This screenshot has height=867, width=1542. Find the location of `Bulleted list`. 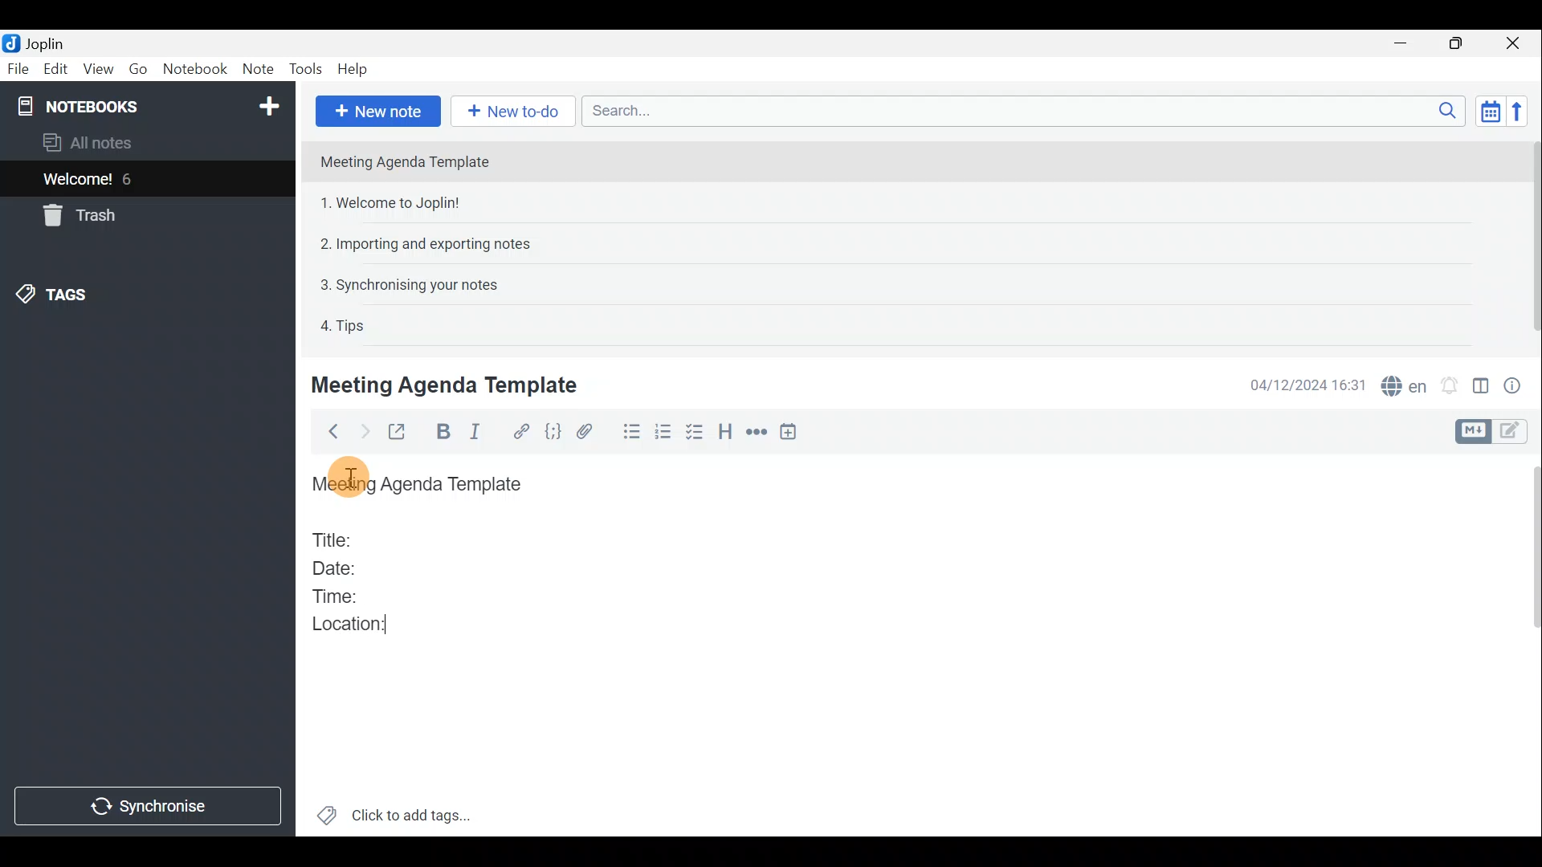

Bulleted list is located at coordinates (630, 432).